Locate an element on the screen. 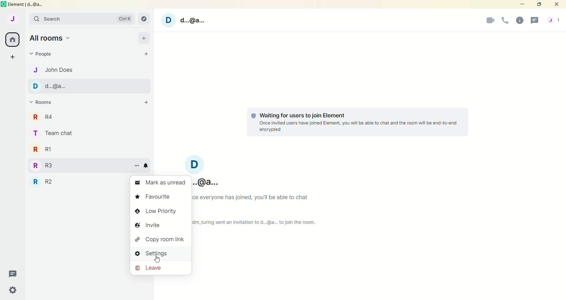  account menu is located at coordinates (554, 21).